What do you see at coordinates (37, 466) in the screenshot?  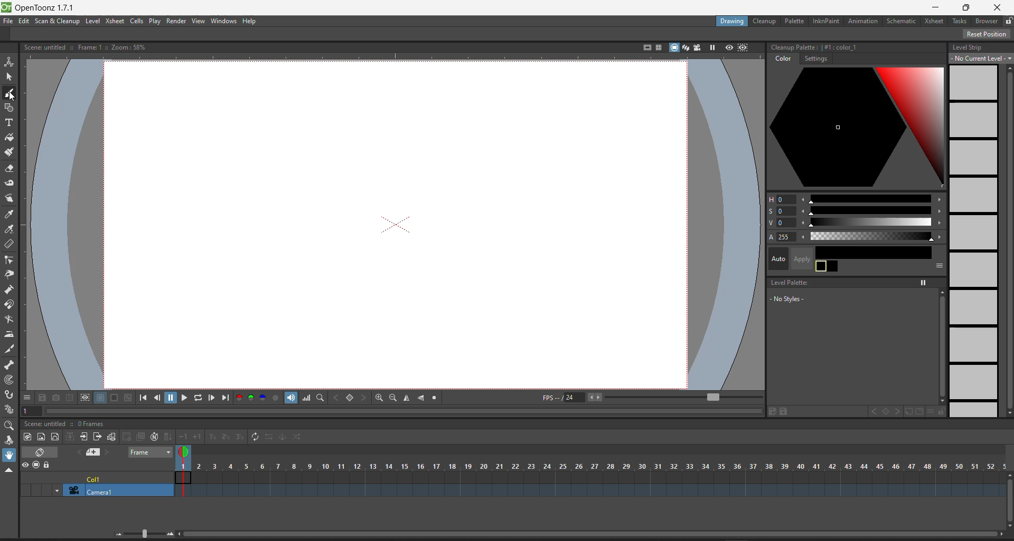 I see `camera standby visibility toggle all` at bounding box center [37, 466].